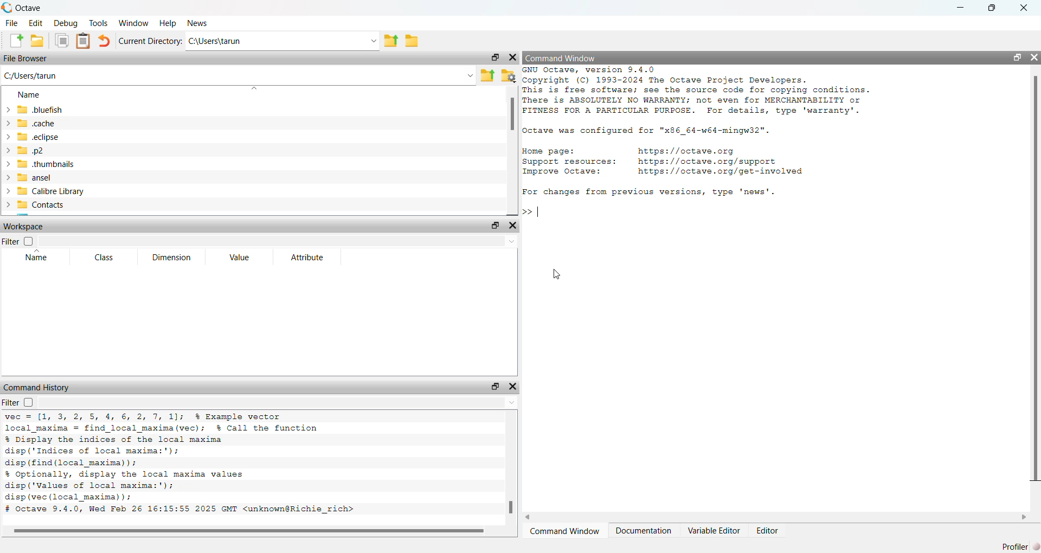 Image resolution: width=1041 pixels, height=553 pixels. Describe the element at coordinates (1033, 57) in the screenshot. I see `Hide Widget` at that location.